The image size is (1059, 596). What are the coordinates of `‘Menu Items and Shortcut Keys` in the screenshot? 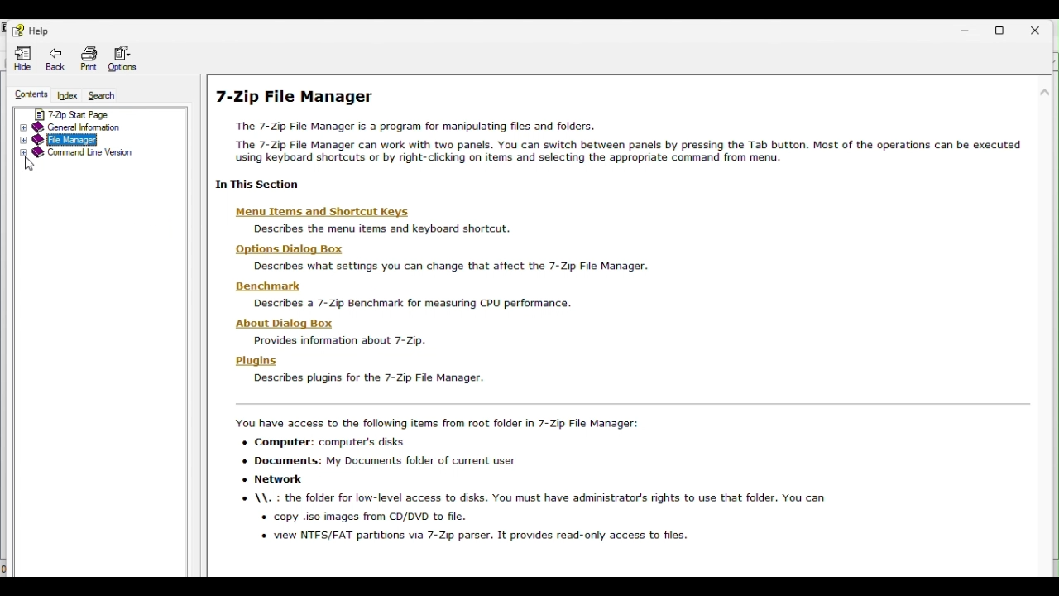 It's located at (333, 212).